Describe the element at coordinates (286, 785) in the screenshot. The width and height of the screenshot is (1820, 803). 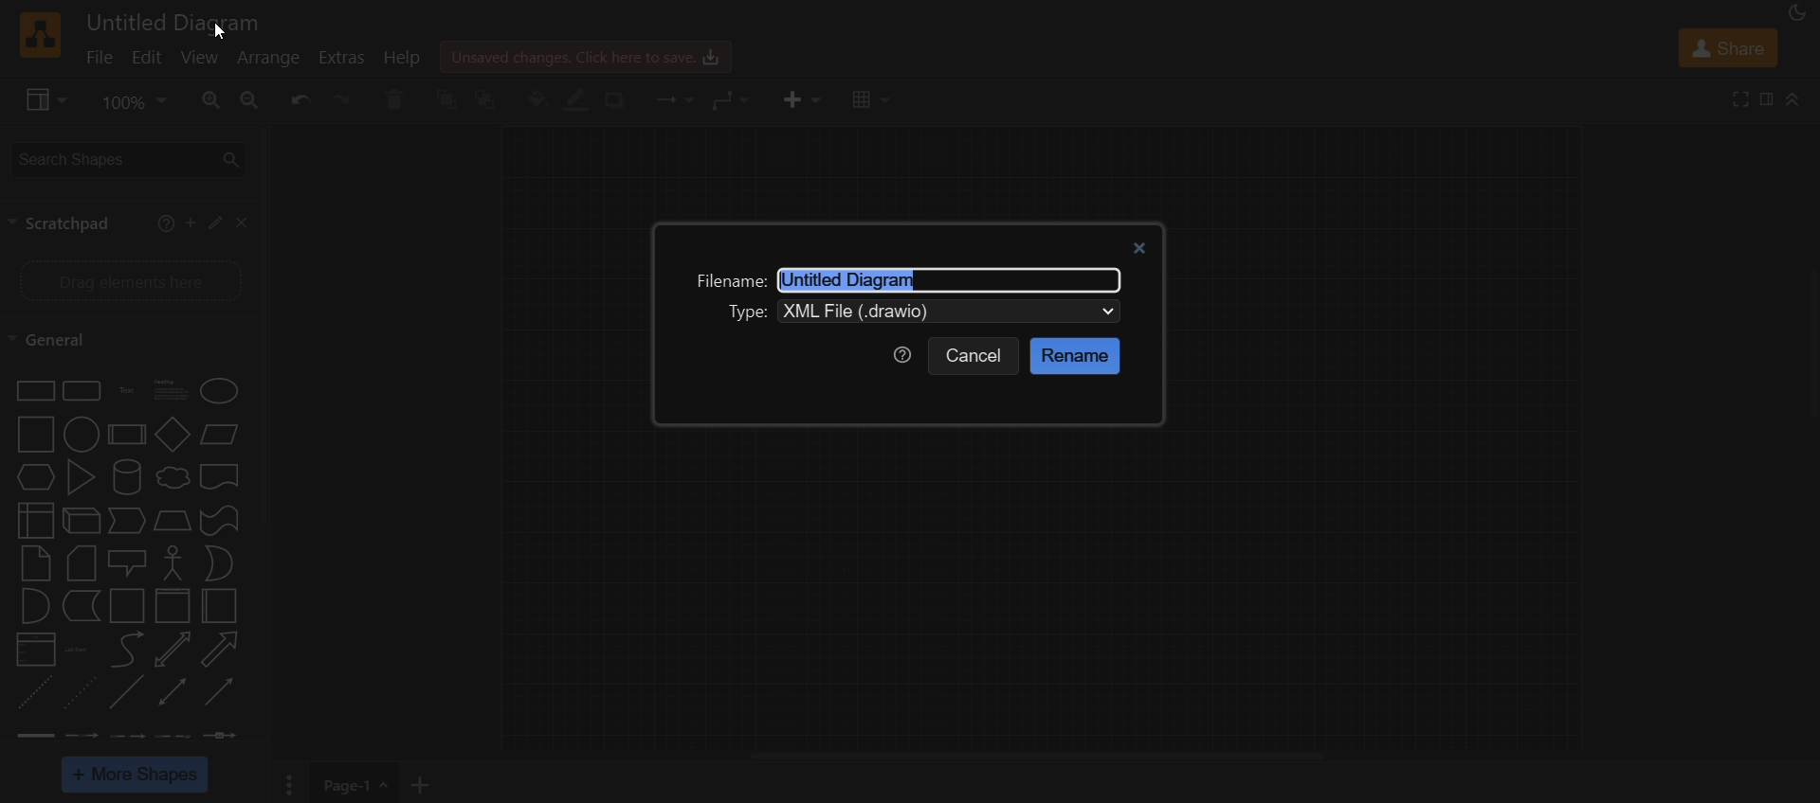
I see `pages` at that location.